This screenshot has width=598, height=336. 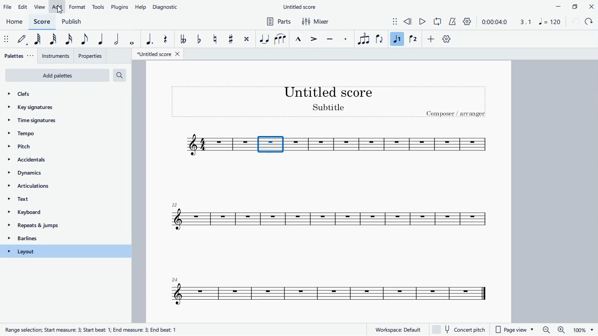 What do you see at coordinates (457, 115) in the screenshot?
I see `composer / arranger` at bounding box center [457, 115].